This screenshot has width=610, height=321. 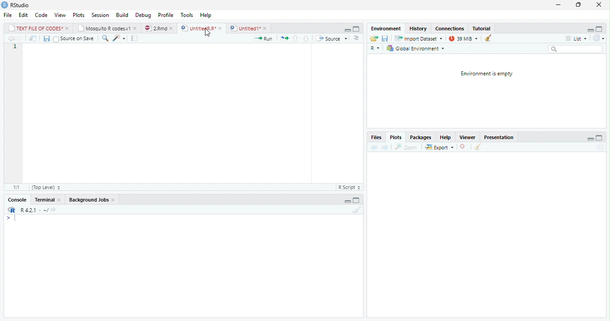 I want to click on Plots, so click(x=395, y=137).